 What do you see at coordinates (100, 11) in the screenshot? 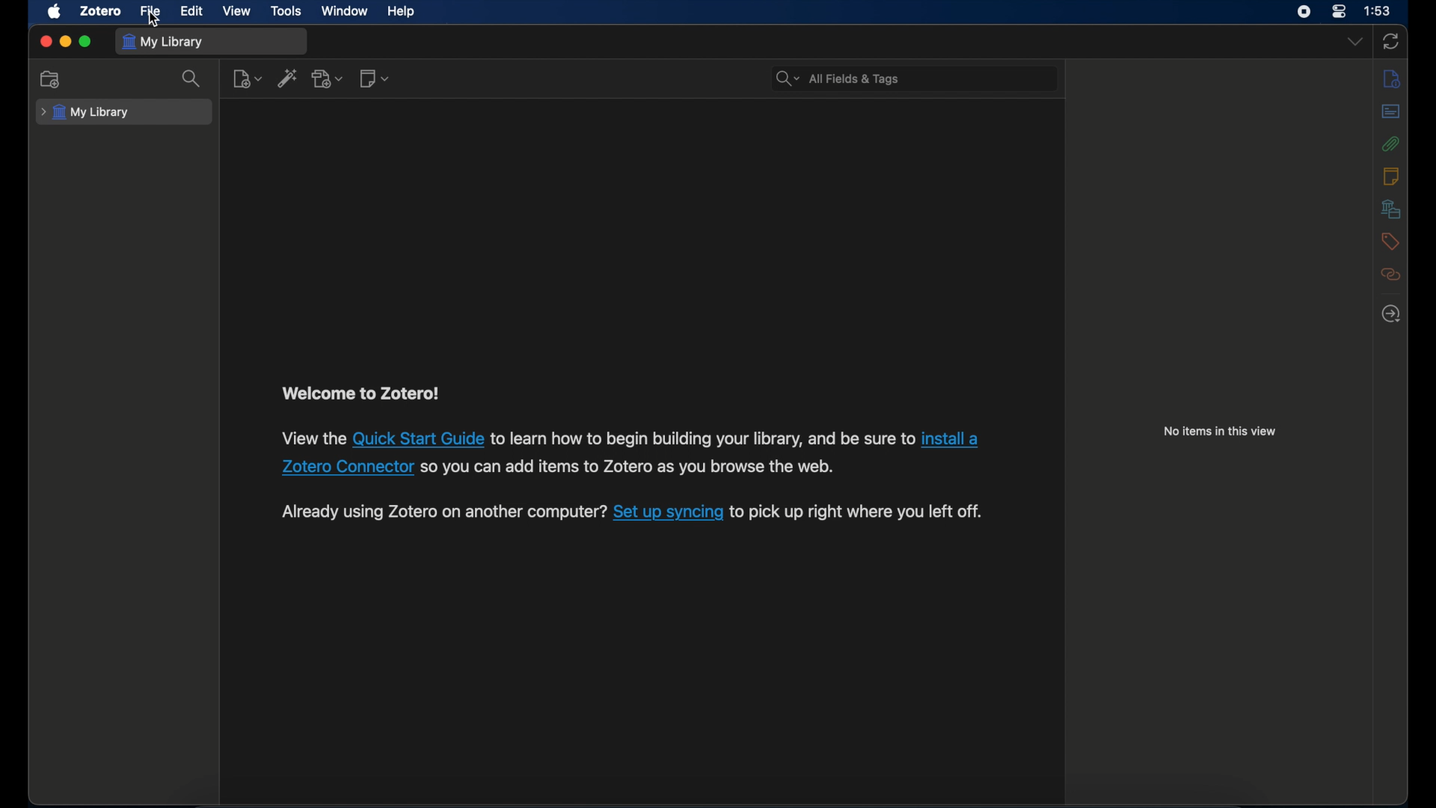
I see `zotero` at bounding box center [100, 11].